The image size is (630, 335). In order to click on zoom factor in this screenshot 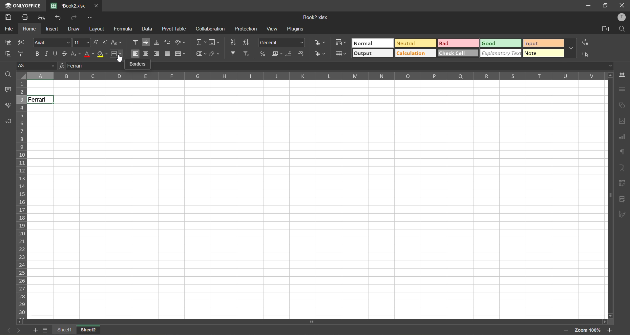, I will do `click(587, 331)`.